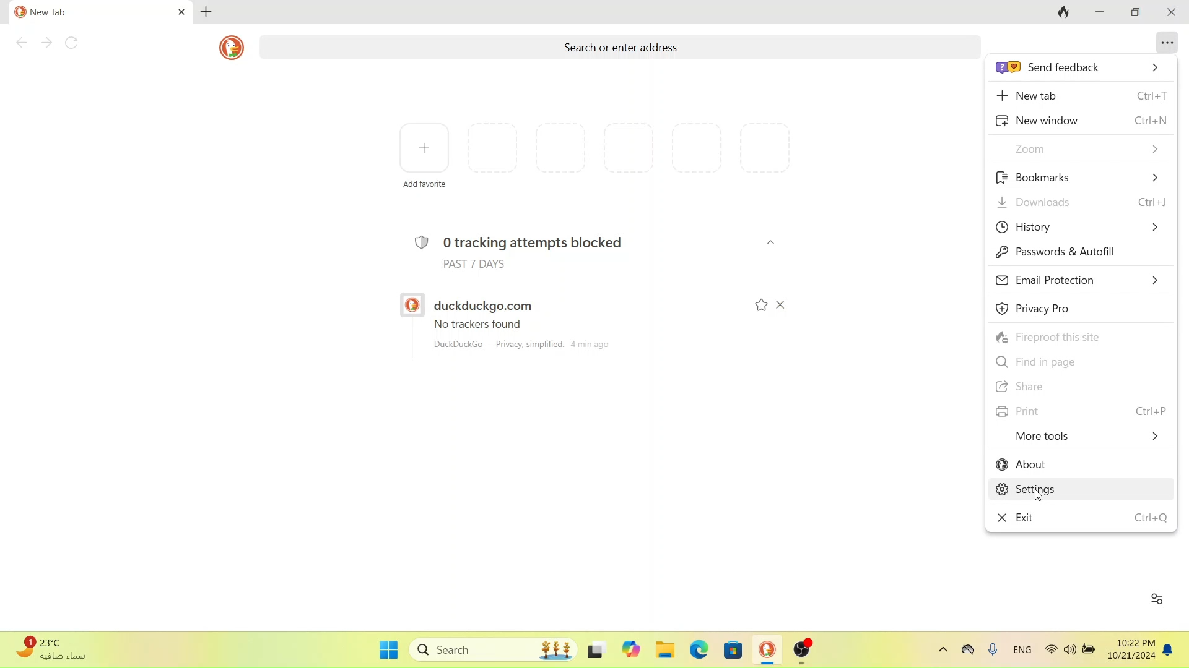 This screenshot has height=668, width=1189. What do you see at coordinates (580, 247) in the screenshot?
I see `tracker` at bounding box center [580, 247].